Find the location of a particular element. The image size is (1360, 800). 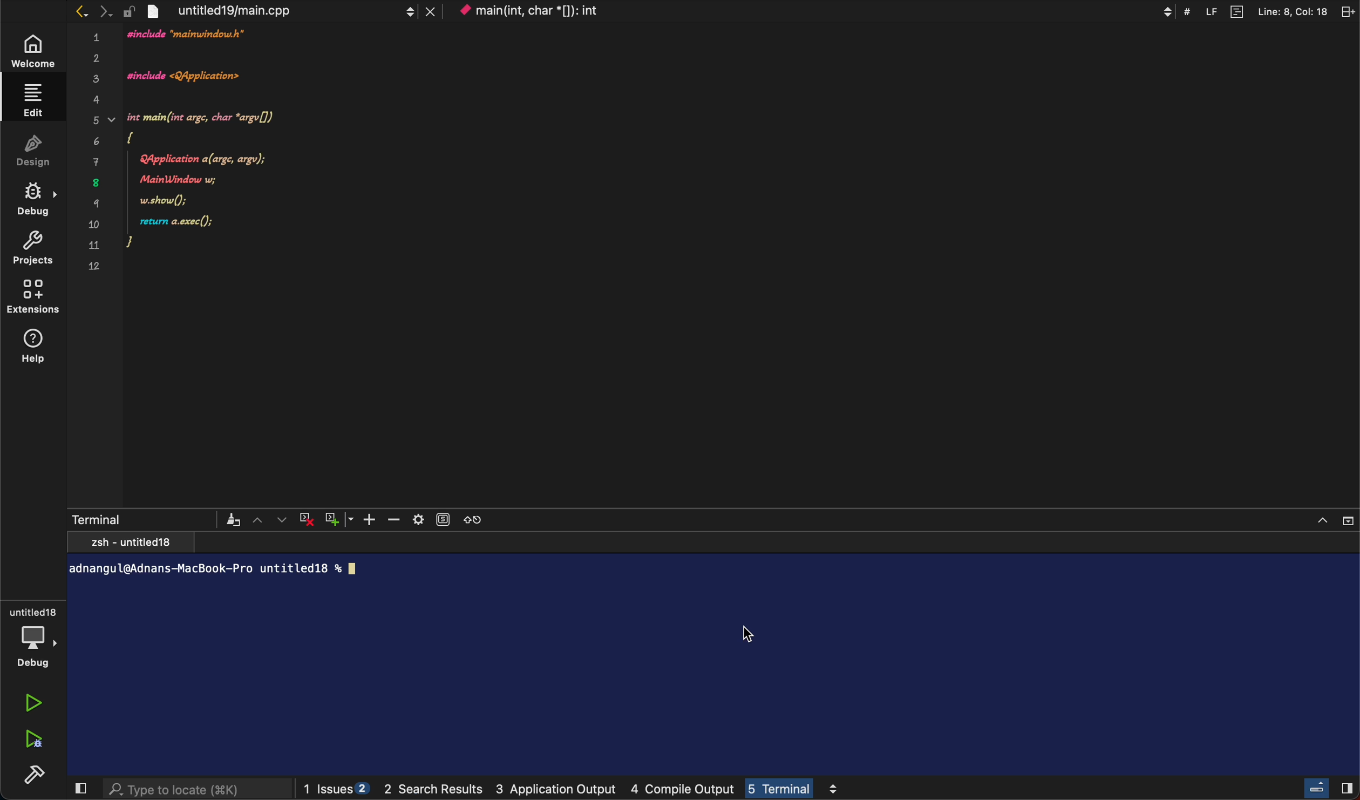

design is located at coordinates (35, 147).